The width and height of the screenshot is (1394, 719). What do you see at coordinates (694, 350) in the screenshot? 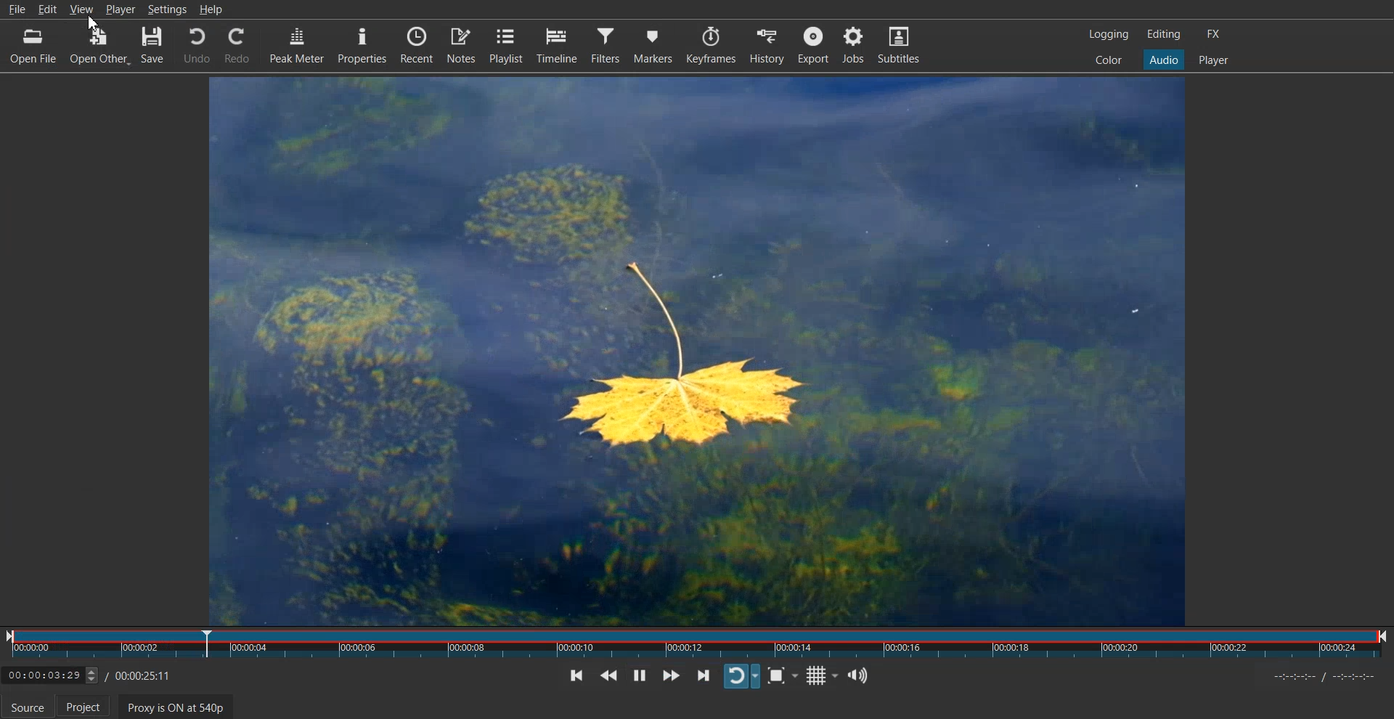
I see `Video preview mode` at bounding box center [694, 350].